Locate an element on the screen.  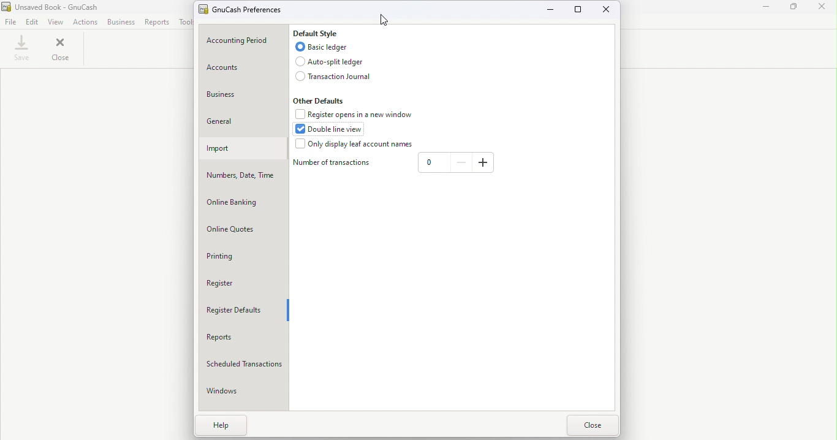
file name is located at coordinates (50, 7).